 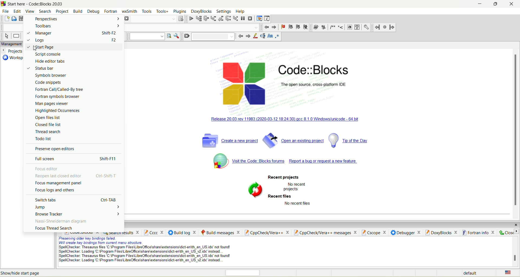 I want to click on abort, so click(x=126, y=19).